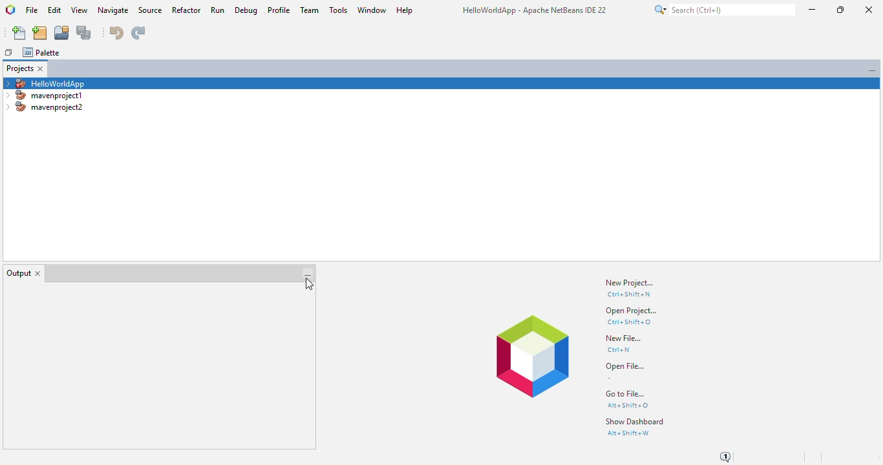  Describe the element at coordinates (308, 274) in the screenshot. I see `minimize window group` at that location.